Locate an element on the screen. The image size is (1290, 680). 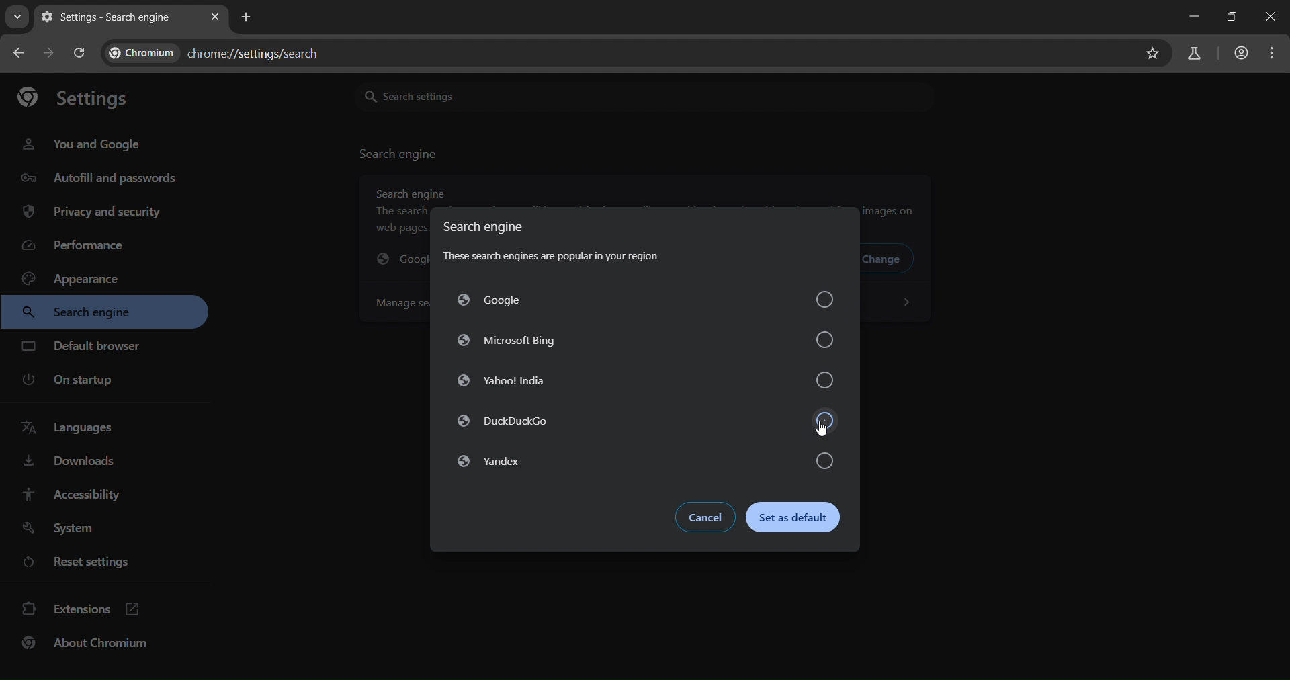
about chromuim is located at coordinates (89, 646).